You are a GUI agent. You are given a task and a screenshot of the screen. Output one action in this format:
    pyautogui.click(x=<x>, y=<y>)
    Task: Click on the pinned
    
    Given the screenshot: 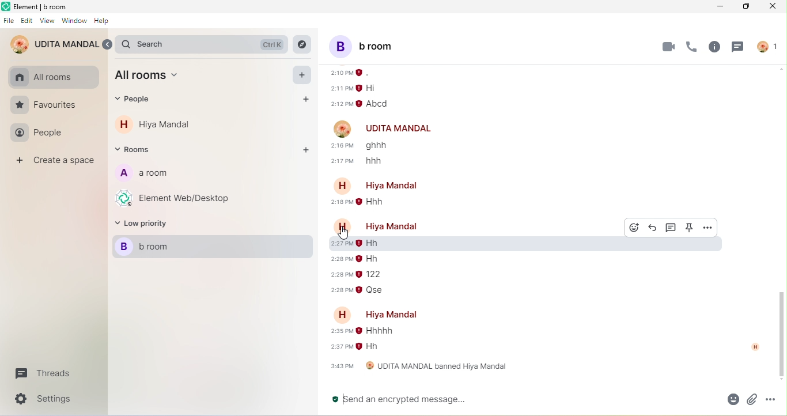 What is the action you would take?
    pyautogui.click(x=690, y=228)
    